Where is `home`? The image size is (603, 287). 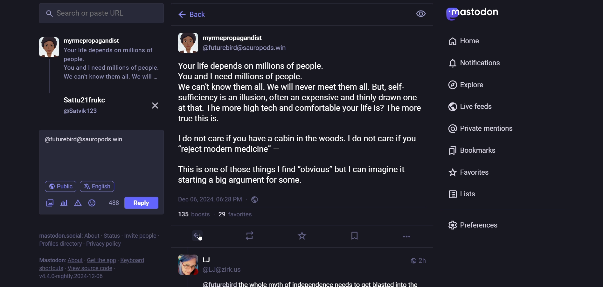 home is located at coordinates (468, 42).